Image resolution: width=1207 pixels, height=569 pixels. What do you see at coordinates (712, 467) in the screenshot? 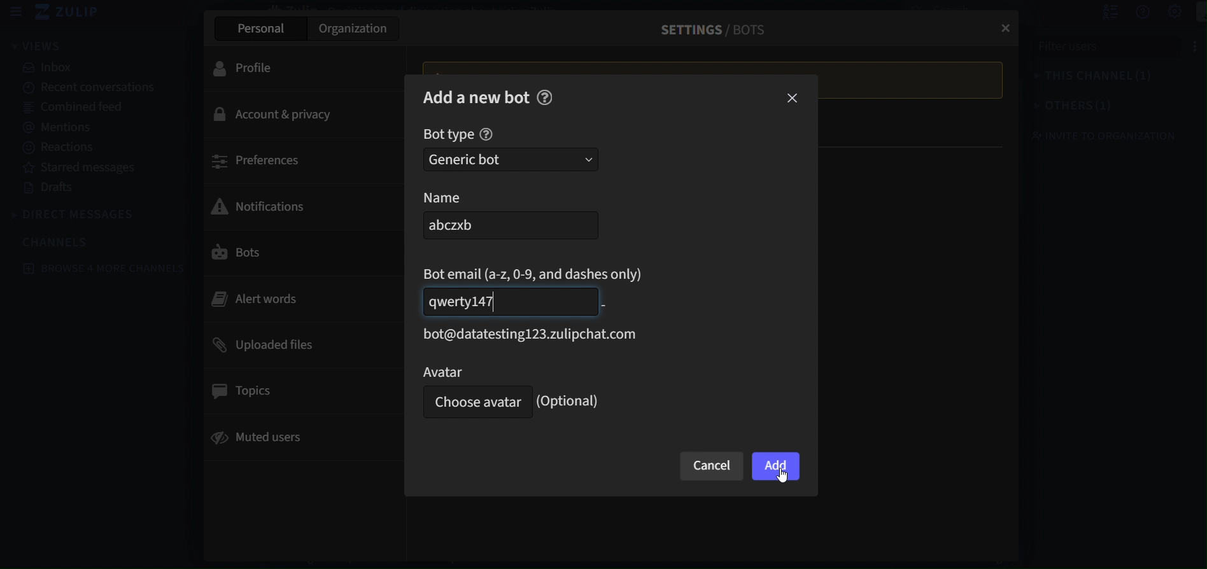
I see `cancel` at bounding box center [712, 467].